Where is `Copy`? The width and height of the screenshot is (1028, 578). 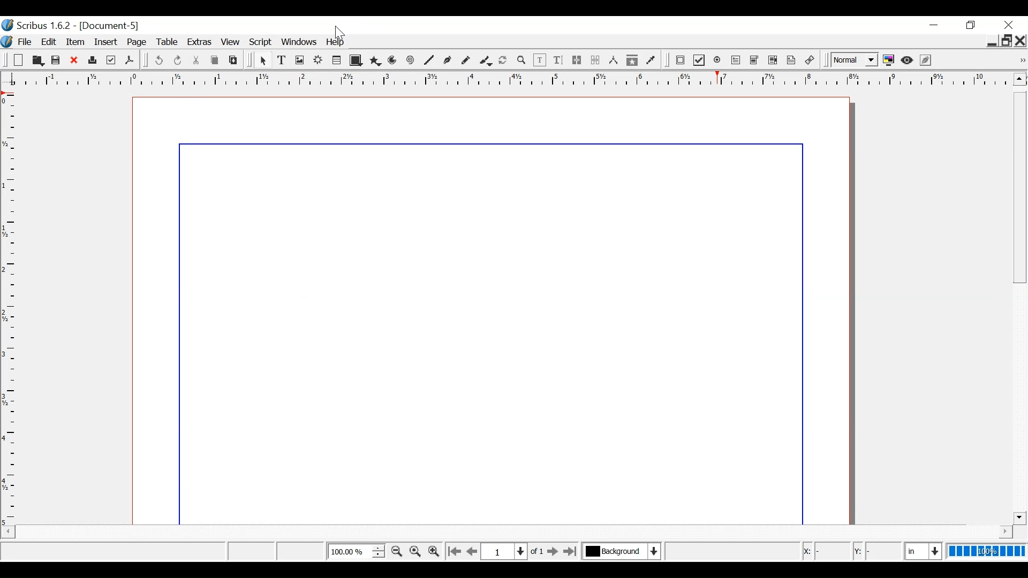
Copy is located at coordinates (216, 60).